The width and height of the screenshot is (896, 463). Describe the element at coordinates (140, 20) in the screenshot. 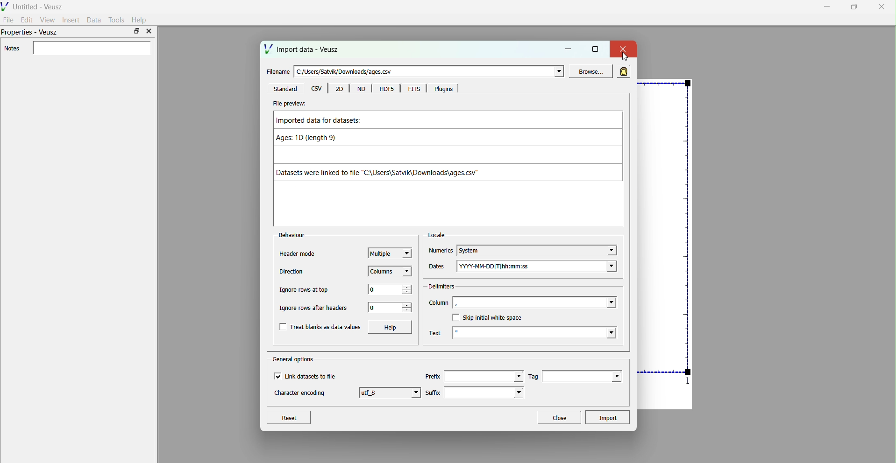

I see `Help` at that location.